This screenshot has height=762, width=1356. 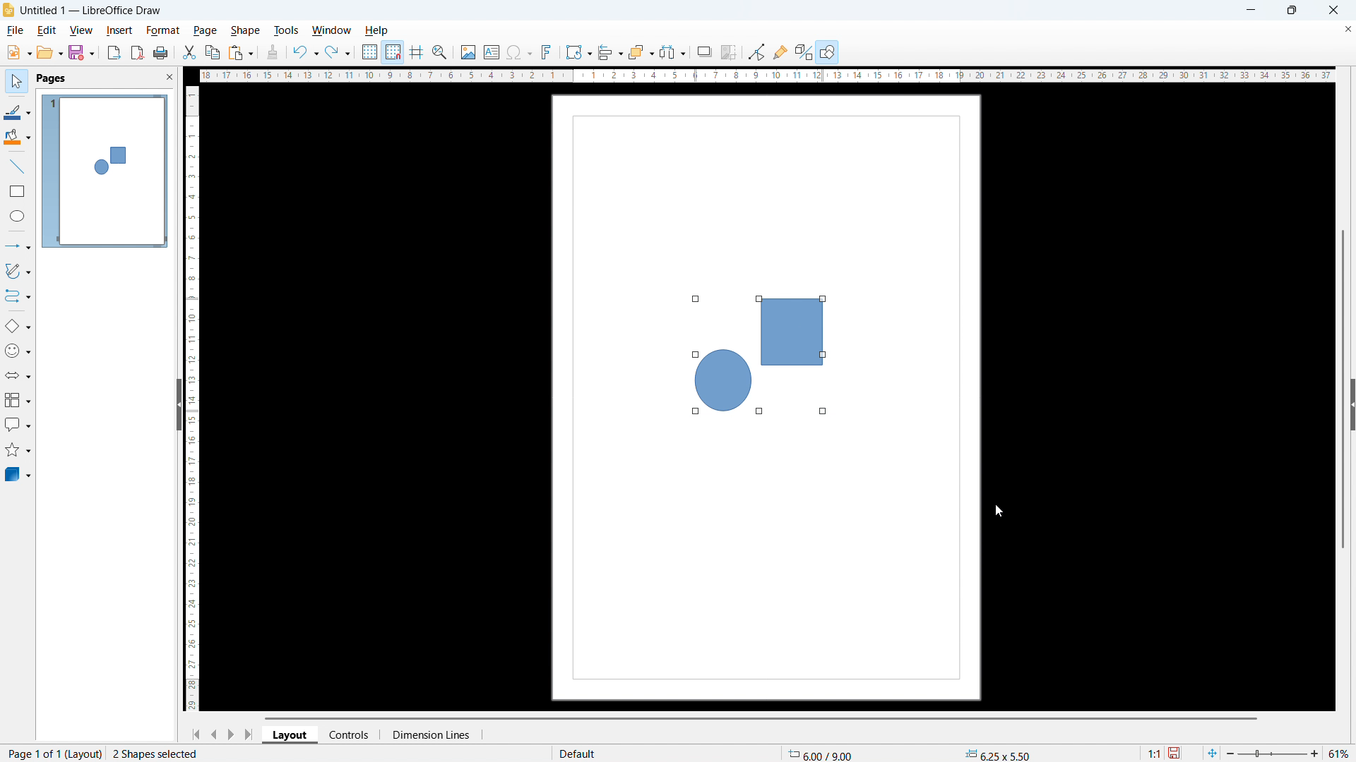 I want to click on controls, so click(x=349, y=735).